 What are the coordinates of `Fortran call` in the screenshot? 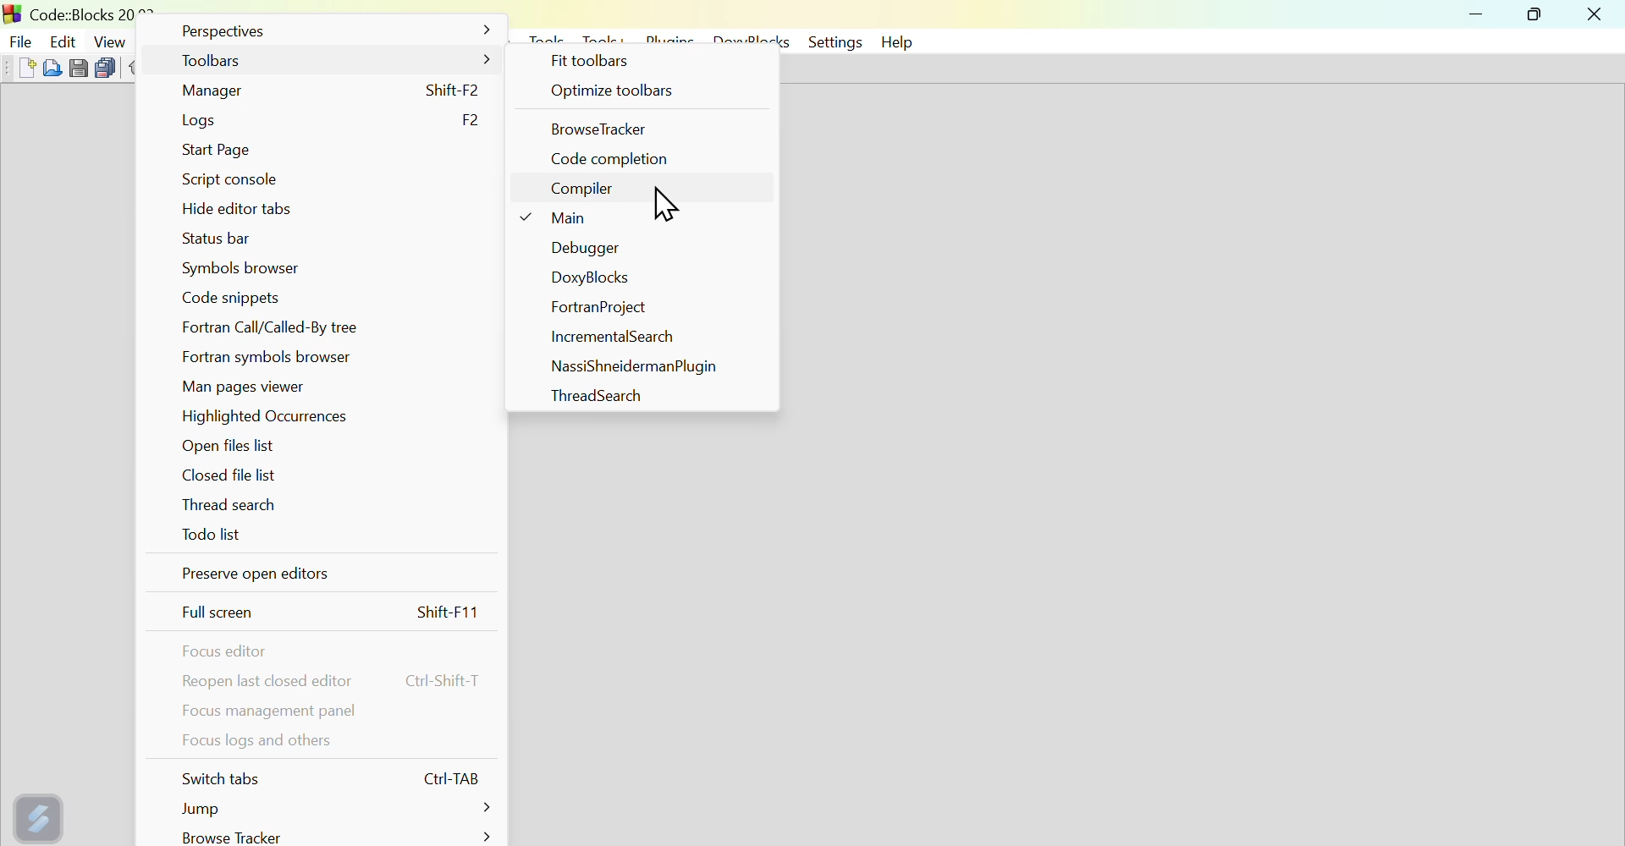 It's located at (283, 327).